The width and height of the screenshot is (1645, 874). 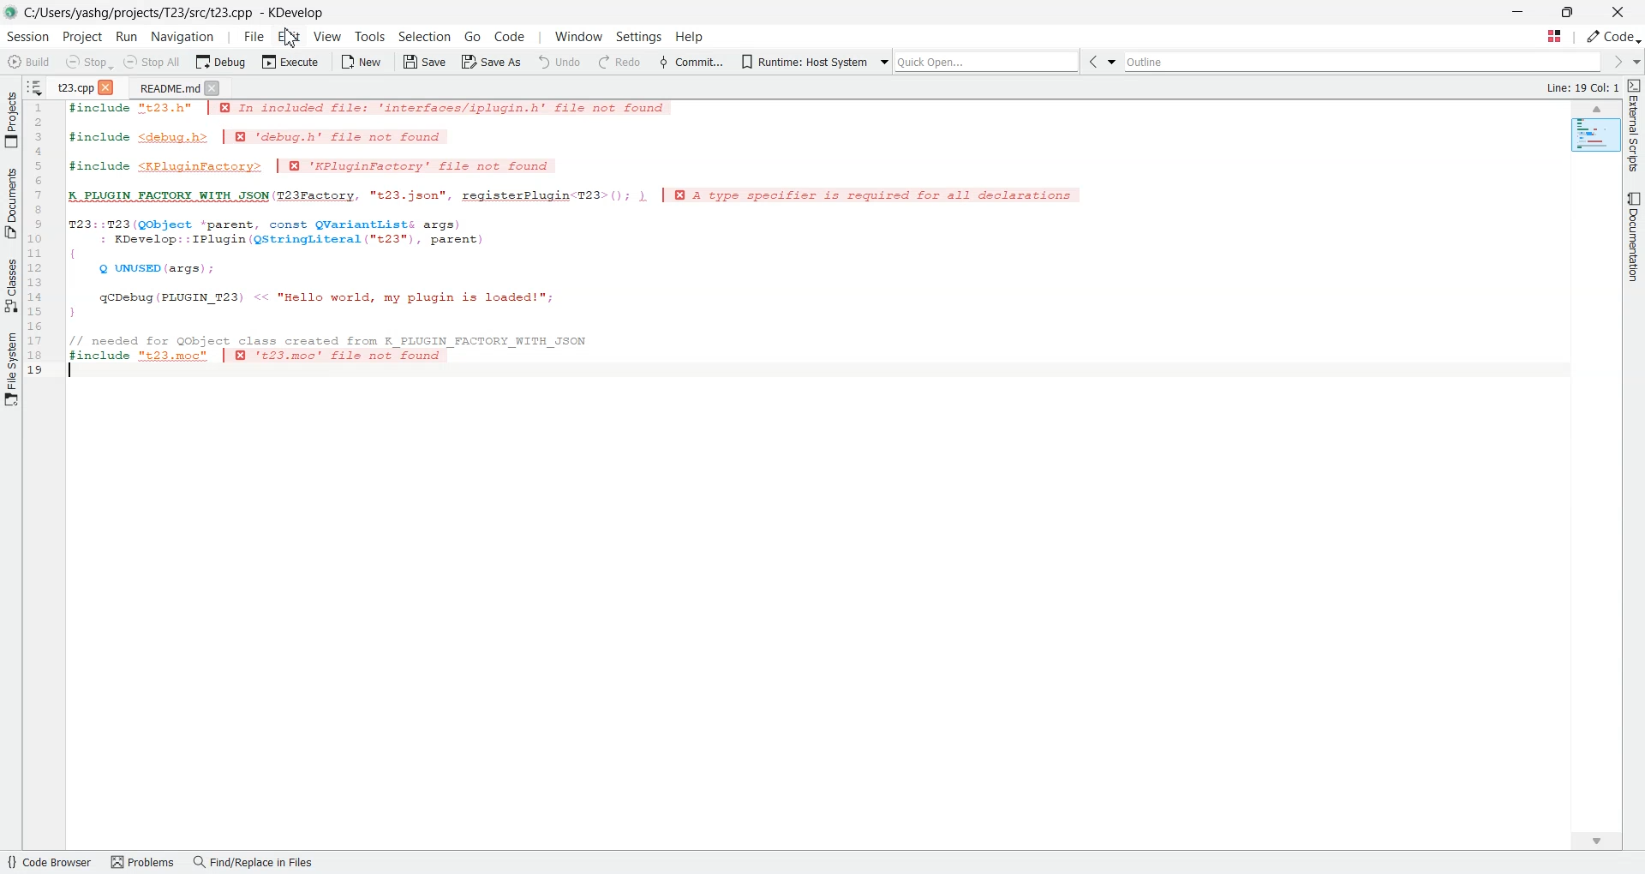 What do you see at coordinates (426, 37) in the screenshot?
I see `Selection` at bounding box center [426, 37].